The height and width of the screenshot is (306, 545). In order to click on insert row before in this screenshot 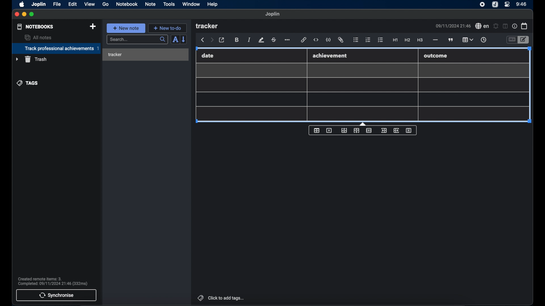, I will do `click(344, 130)`.